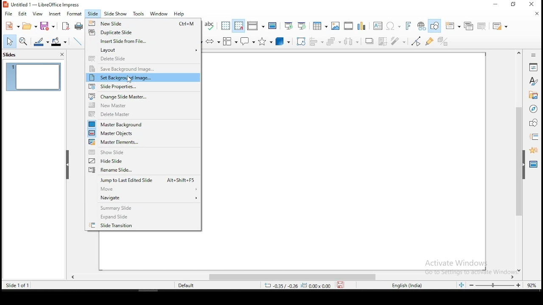 This screenshot has width=543, height=305. What do you see at coordinates (142, 23) in the screenshot?
I see `new slide` at bounding box center [142, 23].